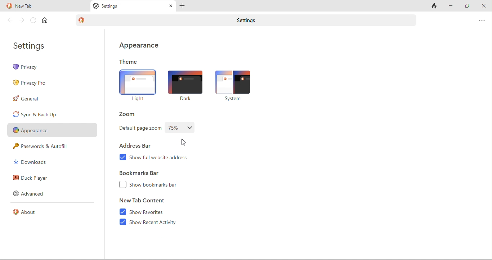 The image size is (492, 260). What do you see at coordinates (137, 145) in the screenshot?
I see `address bar` at bounding box center [137, 145].